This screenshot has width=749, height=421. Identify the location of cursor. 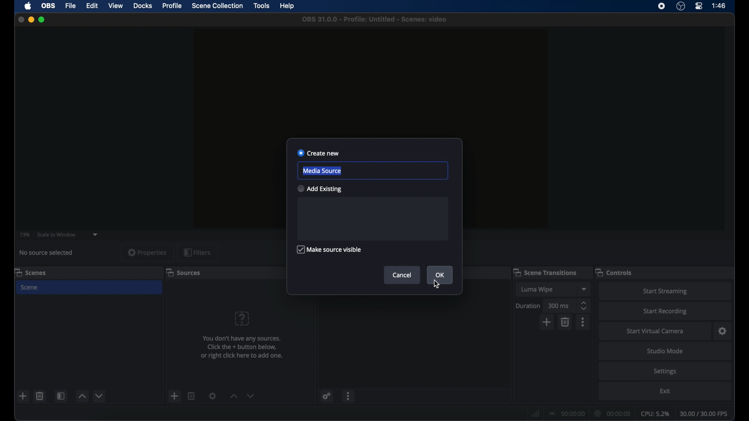
(438, 284).